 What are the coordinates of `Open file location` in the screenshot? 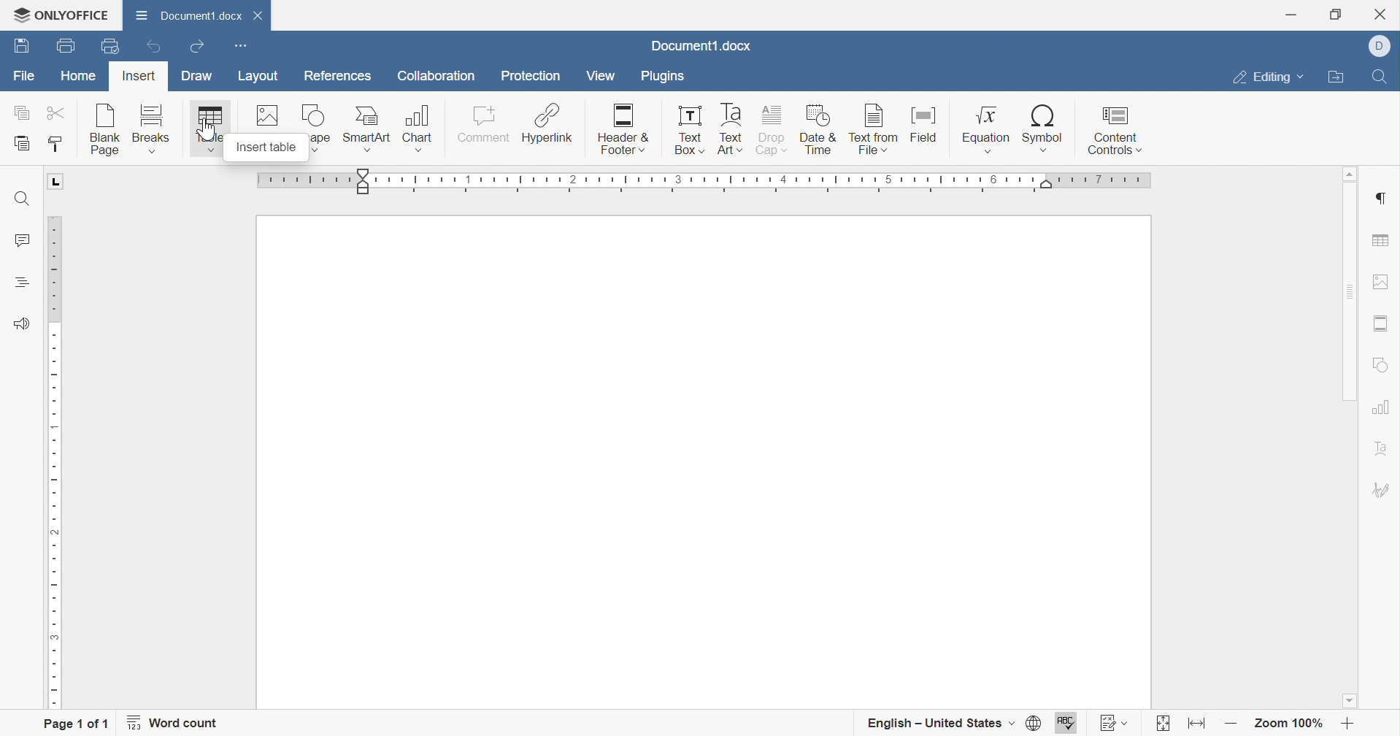 It's located at (1339, 79).